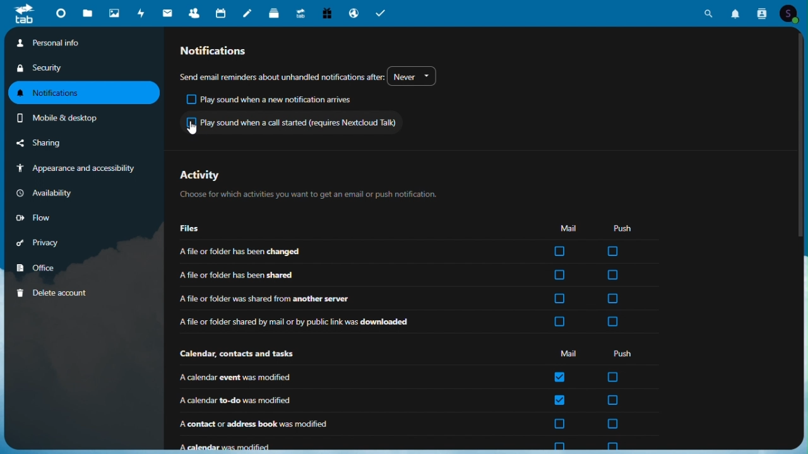 Image resolution: width=808 pixels, height=454 pixels. What do you see at coordinates (560, 376) in the screenshot?
I see `check box` at bounding box center [560, 376].